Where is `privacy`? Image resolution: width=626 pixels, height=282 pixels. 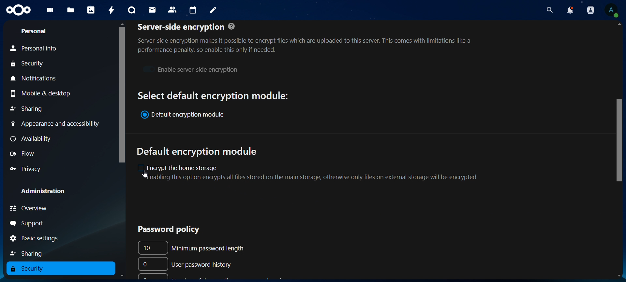 privacy is located at coordinates (26, 170).